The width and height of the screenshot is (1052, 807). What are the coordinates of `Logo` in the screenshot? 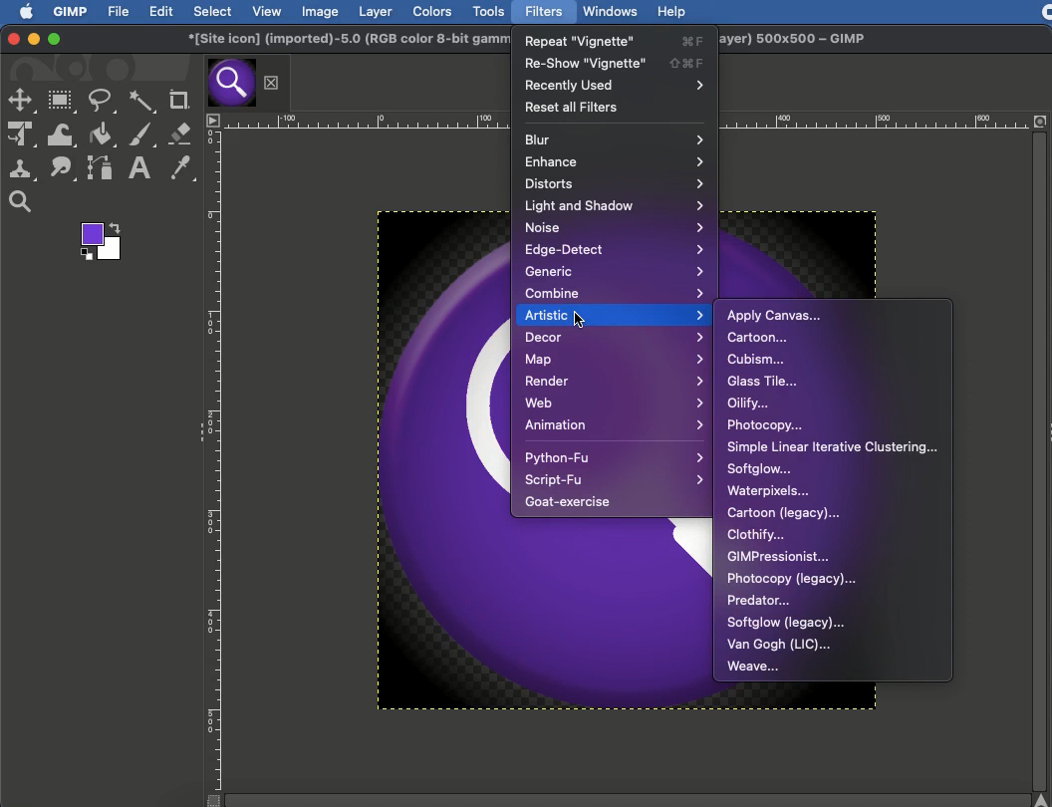 It's located at (20, 11).